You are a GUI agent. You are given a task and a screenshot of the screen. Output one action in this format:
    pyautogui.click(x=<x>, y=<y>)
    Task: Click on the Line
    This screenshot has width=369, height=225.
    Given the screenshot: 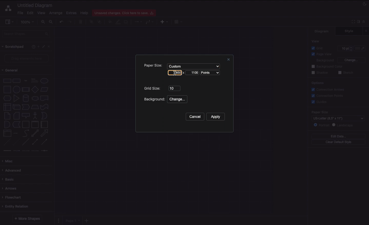 What is the action you would take?
    pyautogui.click(x=26, y=142)
    